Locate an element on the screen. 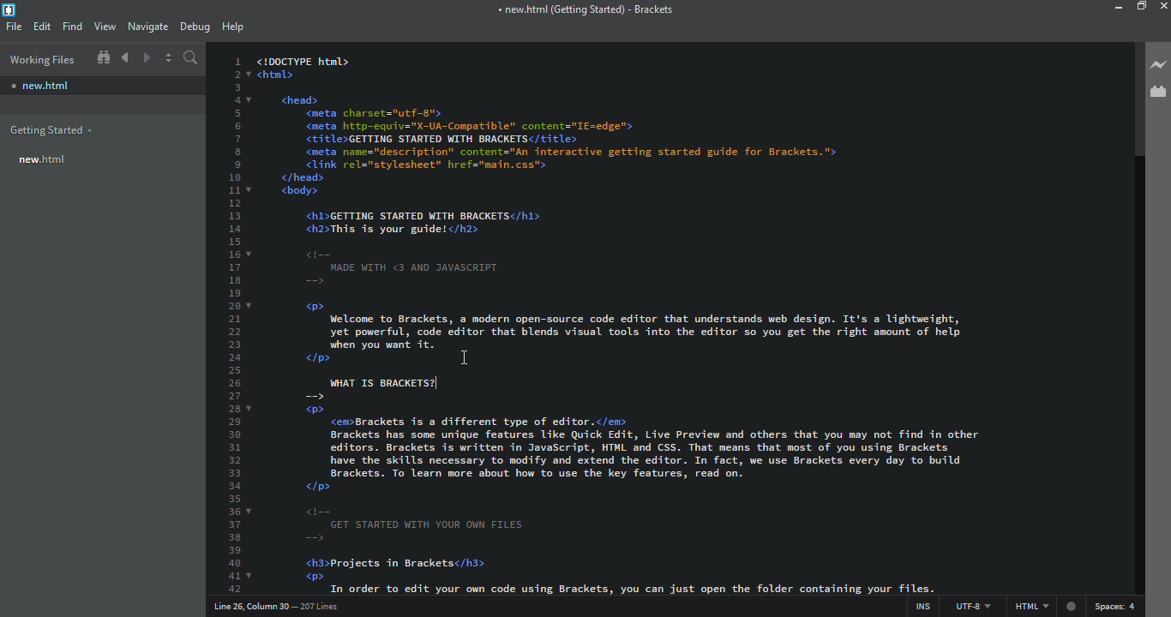  search is located at coordinates (192, 59).